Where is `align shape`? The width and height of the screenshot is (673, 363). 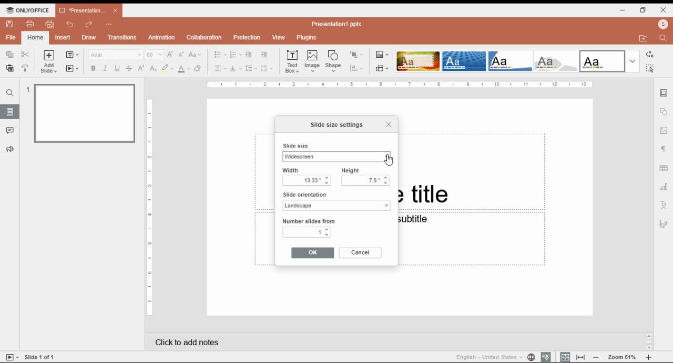 align shape is located at coordinates (358, 68).